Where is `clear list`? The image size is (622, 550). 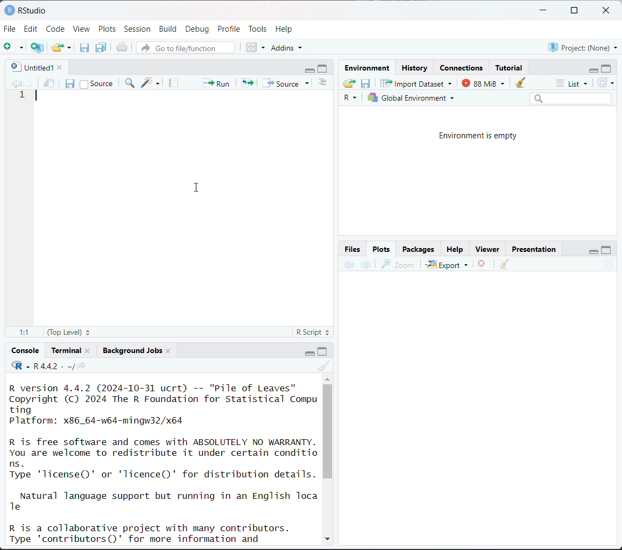
clear list is located at coordinates (70, 47).